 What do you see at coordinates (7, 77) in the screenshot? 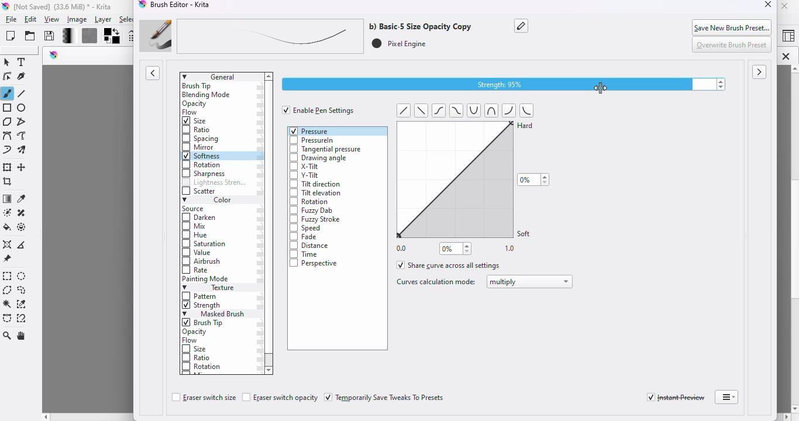
I see `edit shapes tool` at bounding box center [7, 77].